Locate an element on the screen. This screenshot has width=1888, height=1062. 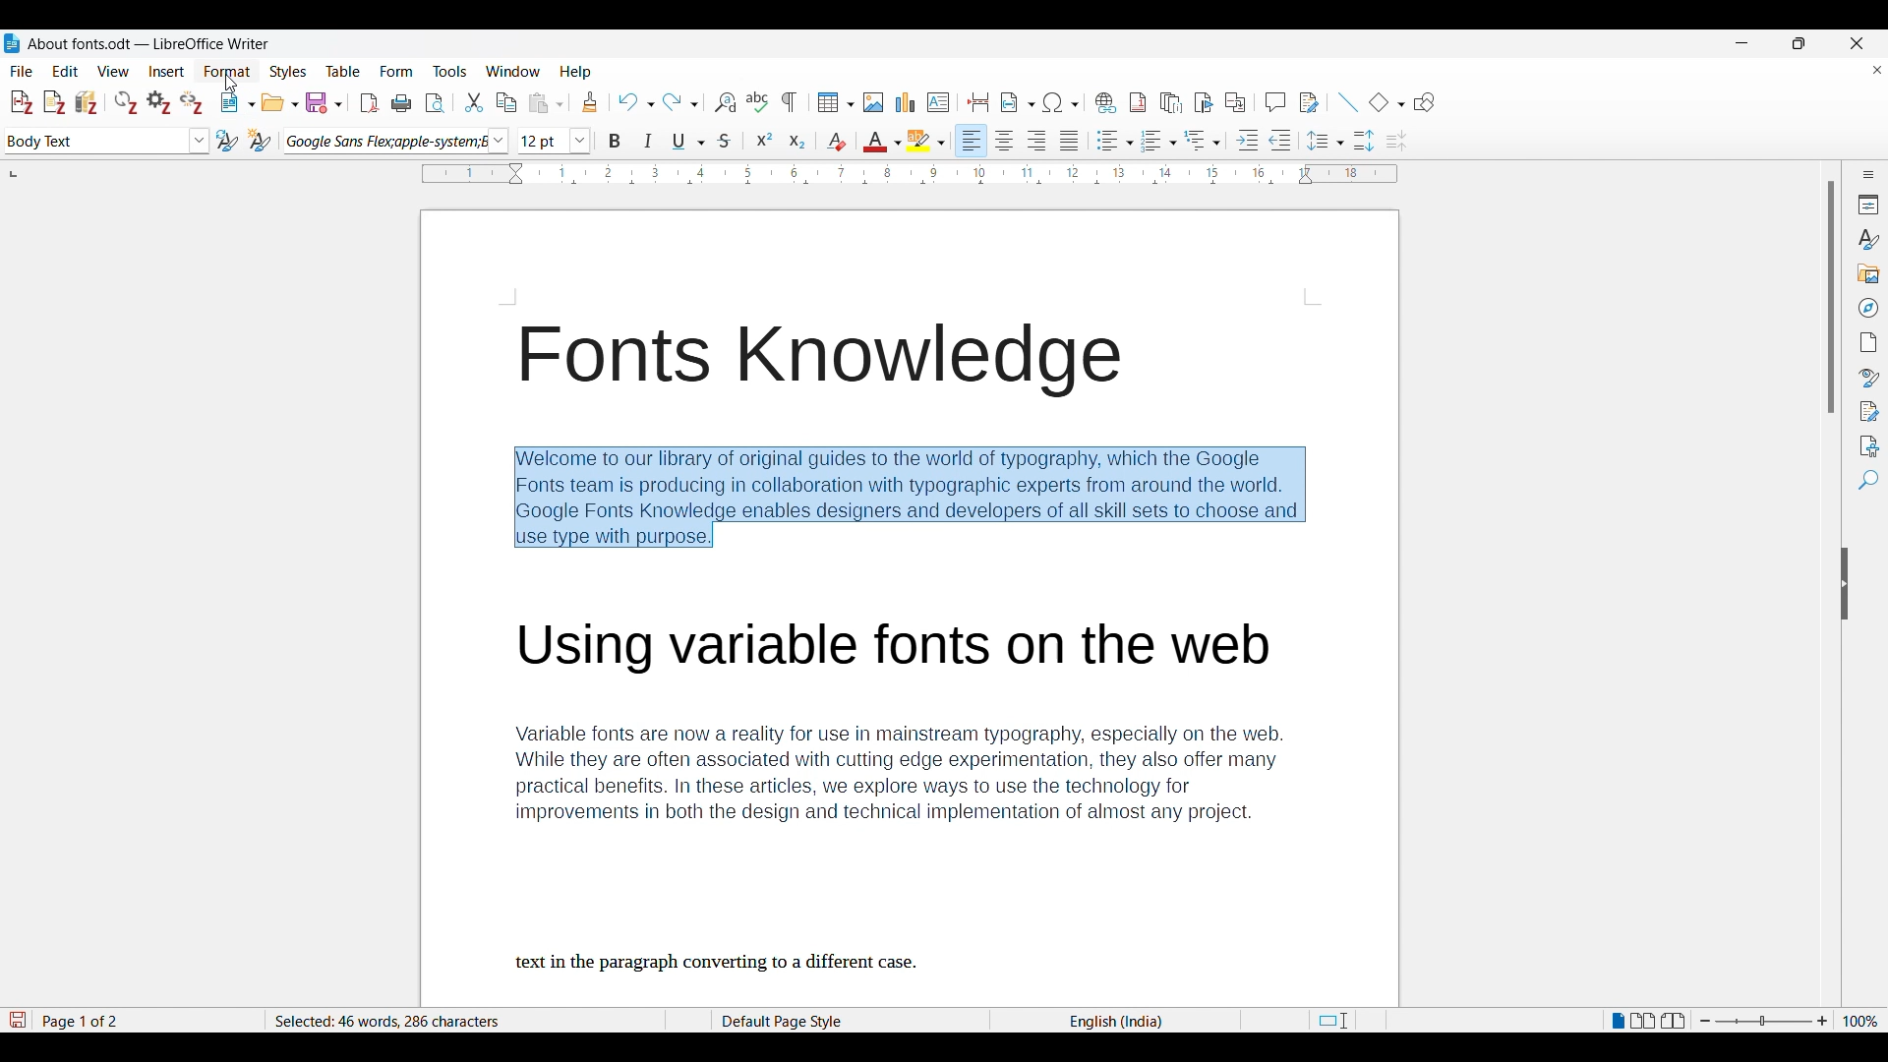
Styles menu is located at coordinates (288, 72).